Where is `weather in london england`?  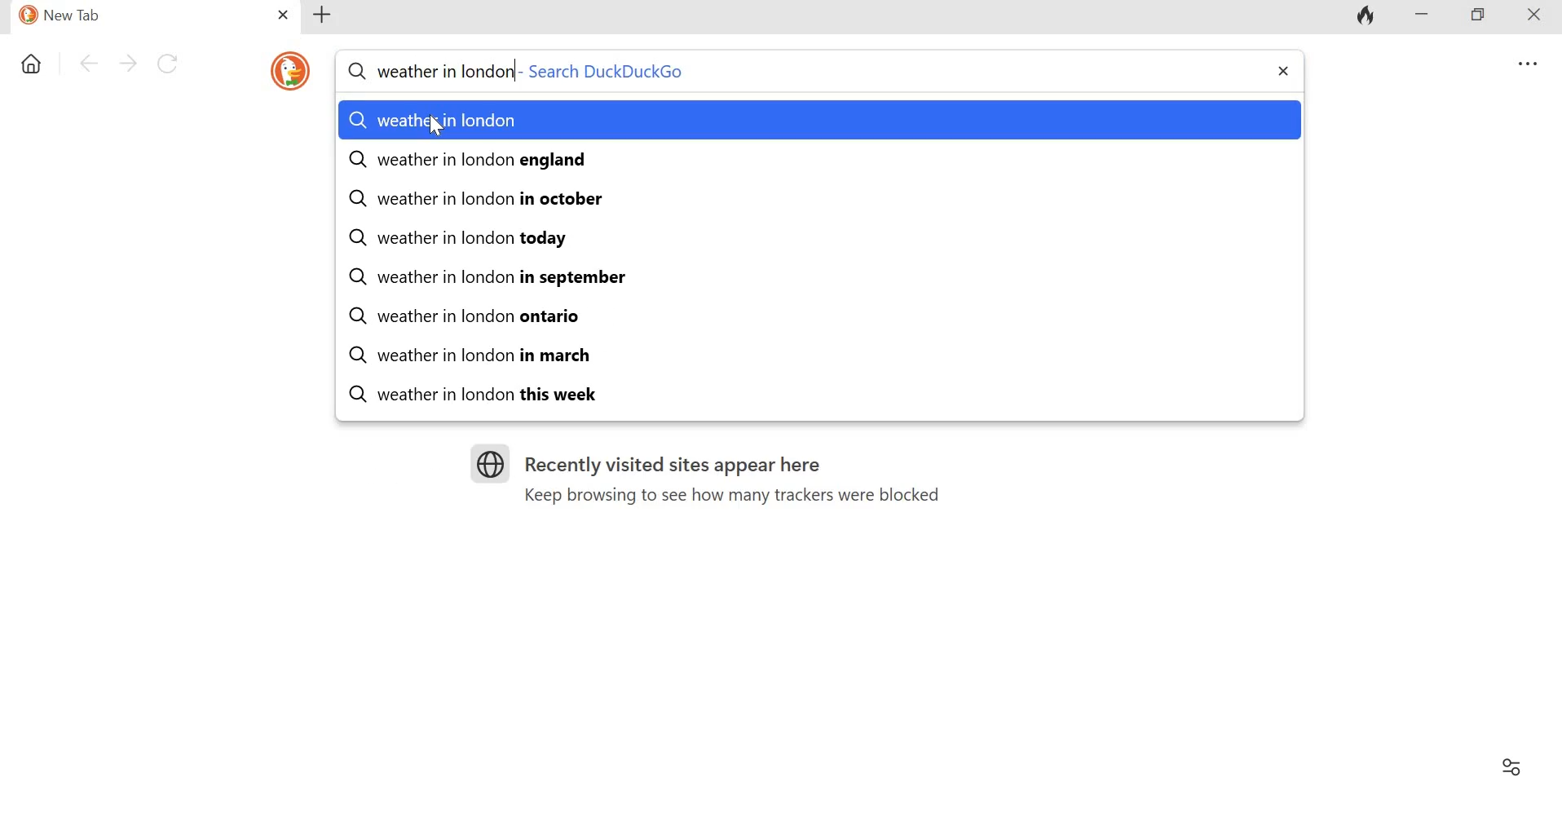
weather in london england is located at coordinates (823, 159).